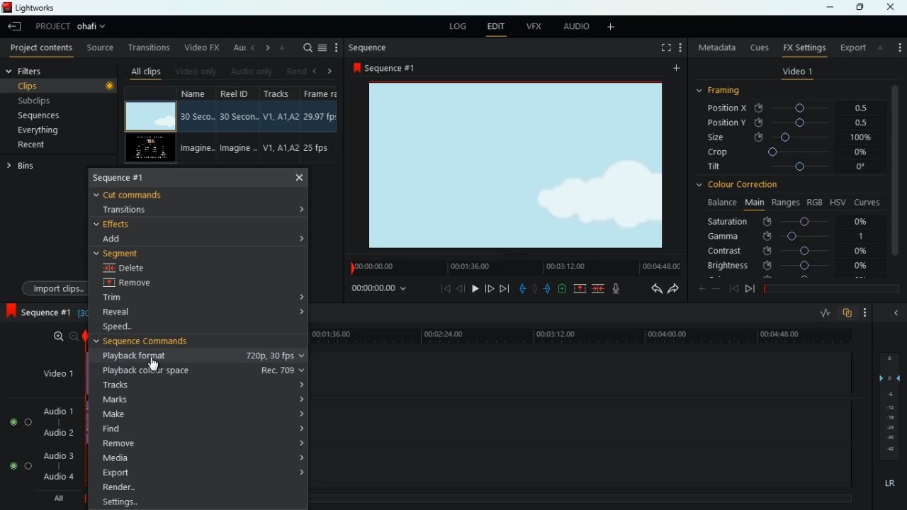 The height and width of the screenshot is (510, 907). What do you see at coordinates (299, 297) in the screenshot?
I see `expand` at bounding box center [299, 297].